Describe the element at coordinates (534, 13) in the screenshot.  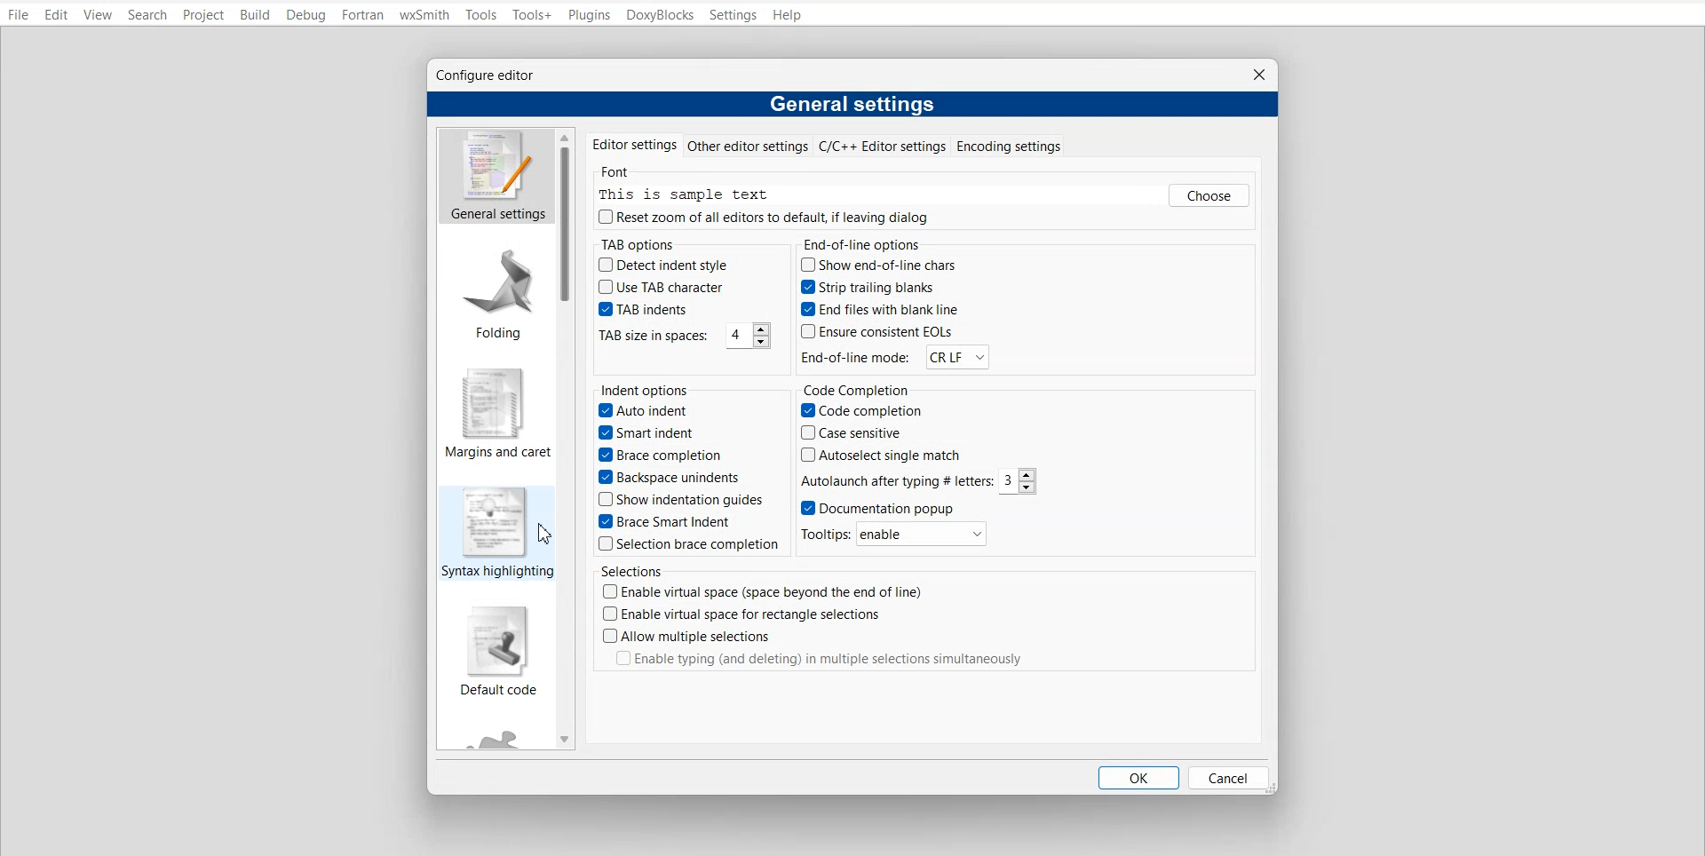
I see `Tools+` at that location.